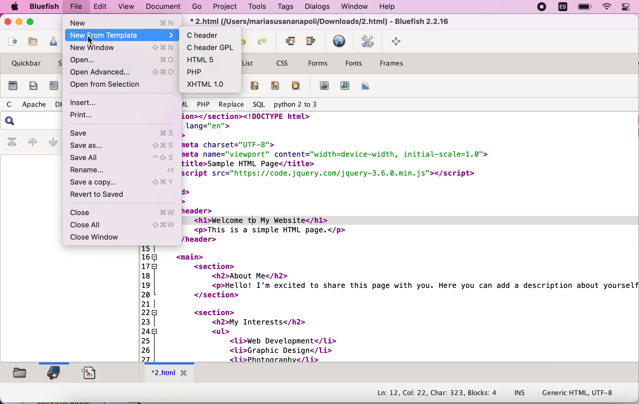 The width and height of the screenshot is (639, 404). Describe the element at coordinates (212, 47) in the screenshot. I see ` header gpl` at that location.